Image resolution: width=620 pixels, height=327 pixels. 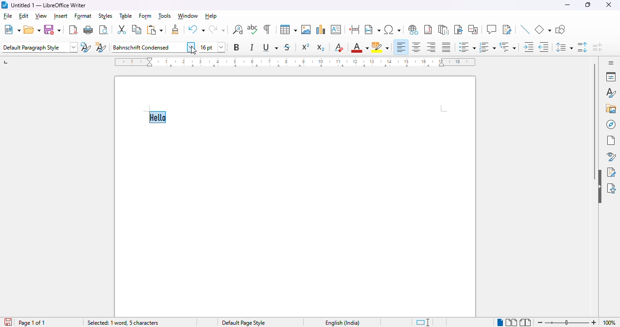 I want to click on font size, so click(x=212, y=47).